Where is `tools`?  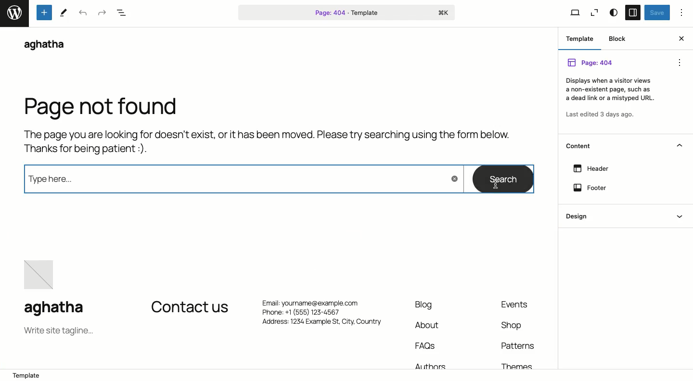
tools is located at coordinates (66, 12).